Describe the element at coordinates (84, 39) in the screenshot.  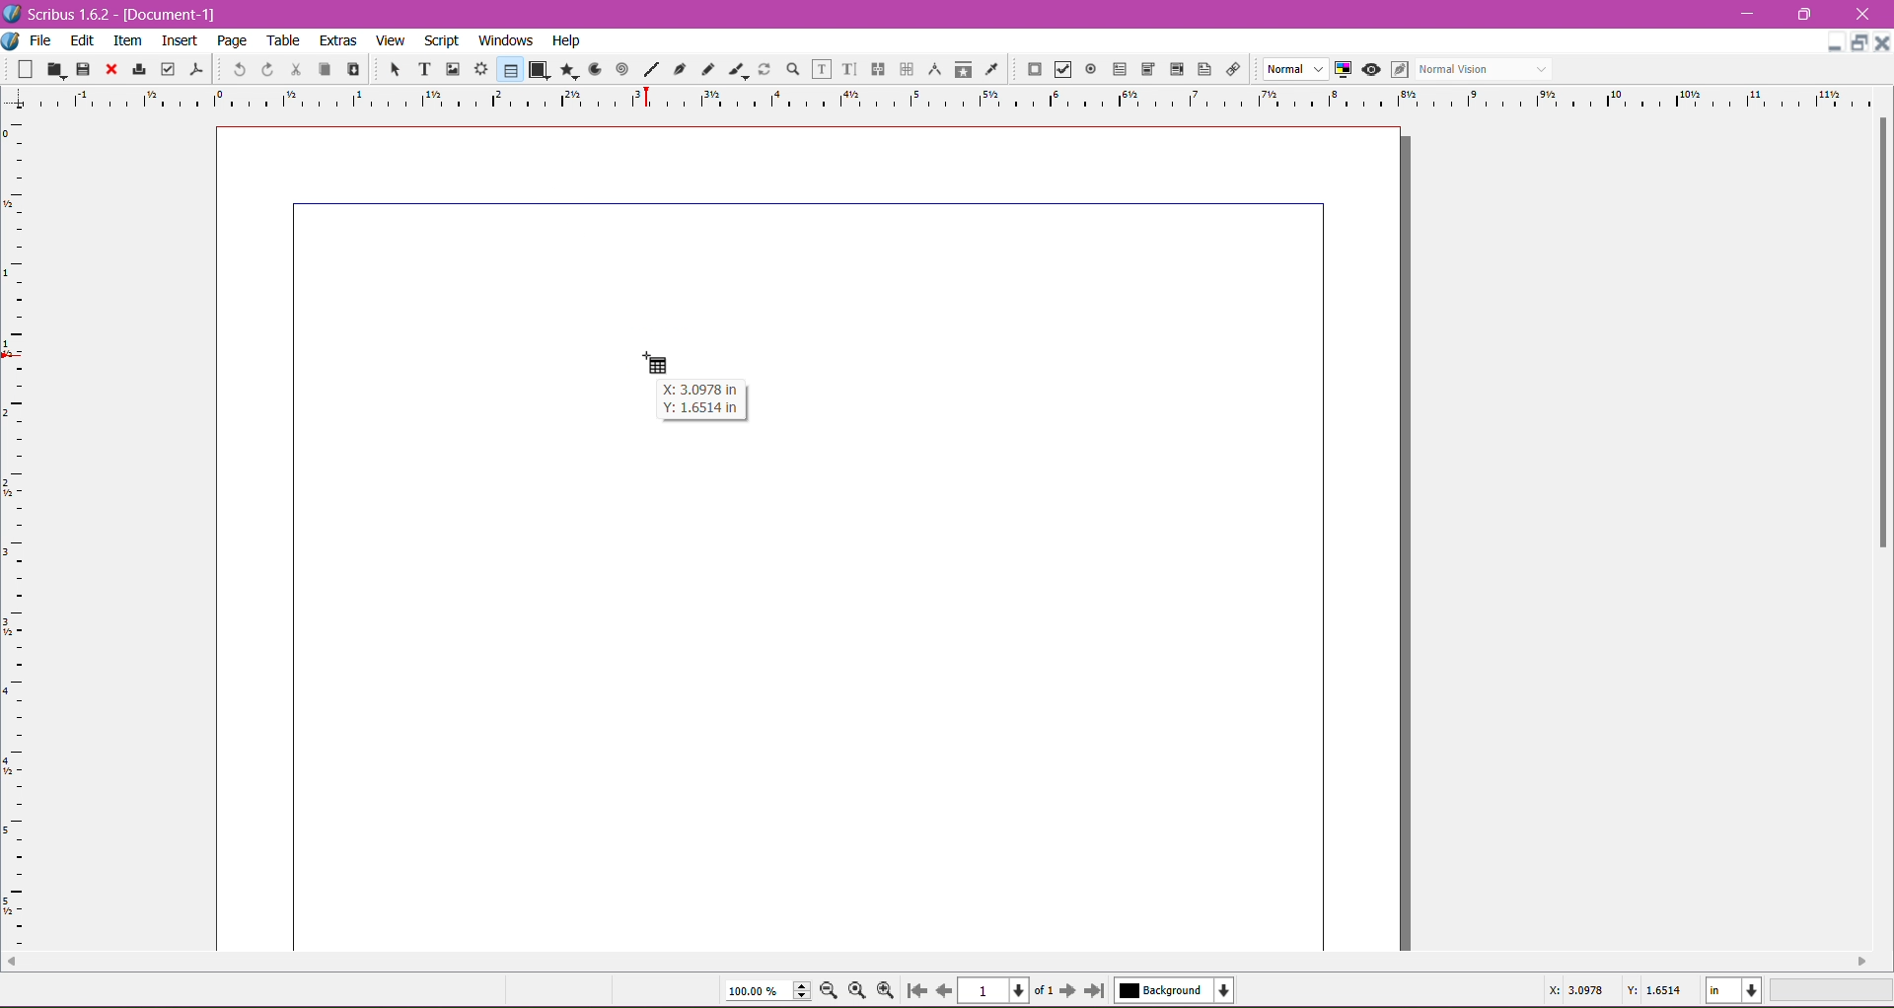
I see `Edit` at that location.